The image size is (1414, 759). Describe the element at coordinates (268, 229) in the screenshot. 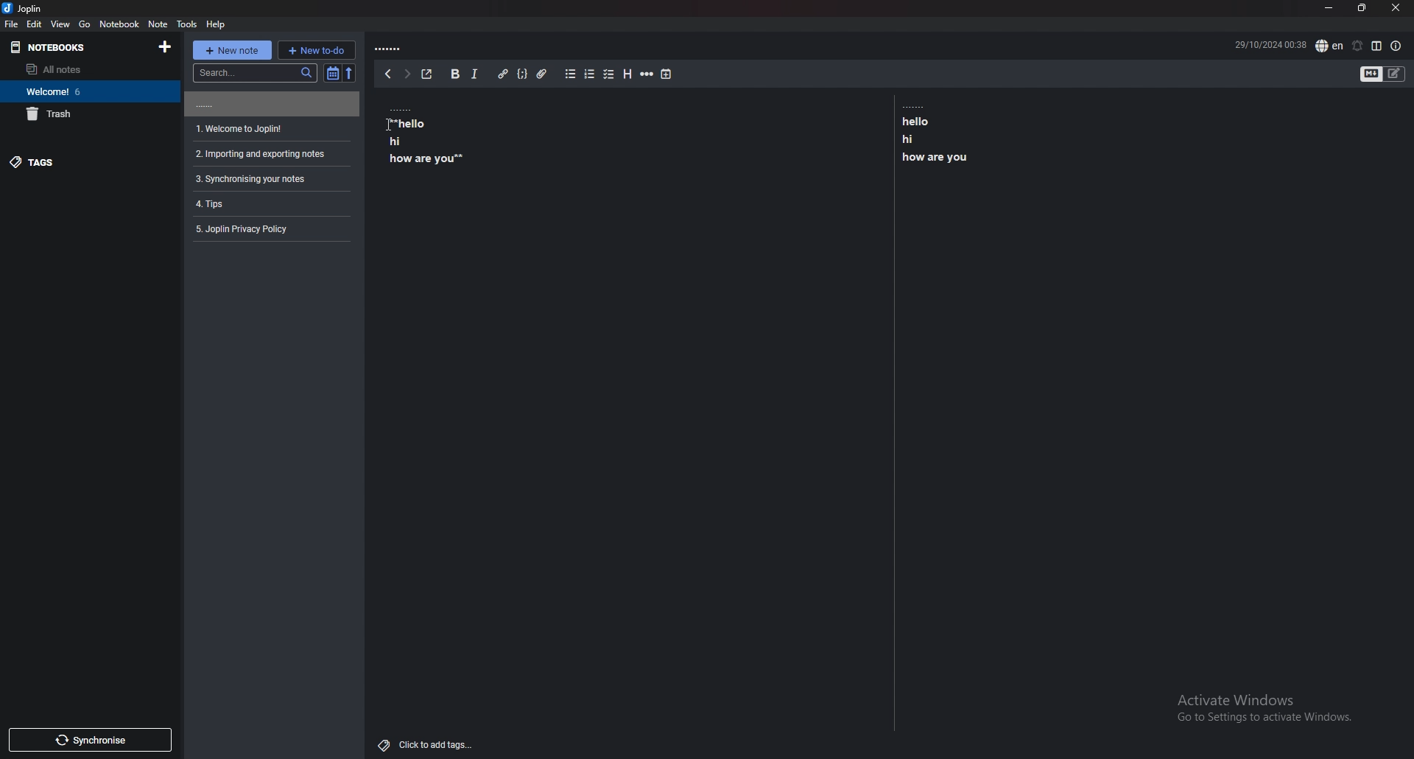

I see `note` at that location.